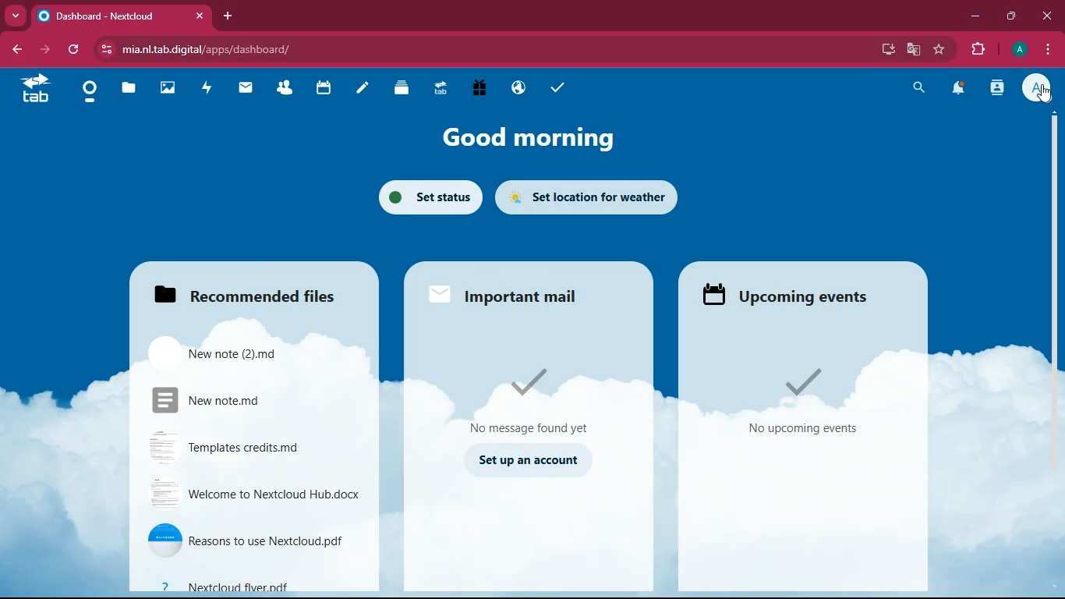 The height and width of the screenshot is (599, 1065). Describe the element at coordinates (41, 87) in the screenshot. I see `tab` at that location.